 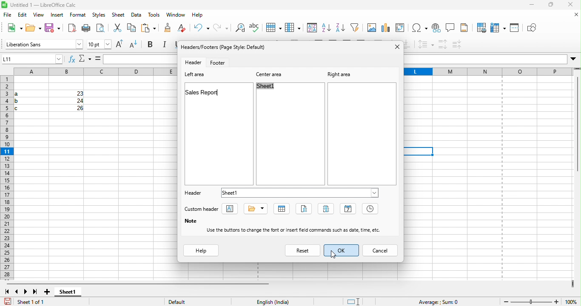 What do you see at coordinates (226, 47) in the screenshot?
I see `headers/footers` at bounding box center [226, 47].